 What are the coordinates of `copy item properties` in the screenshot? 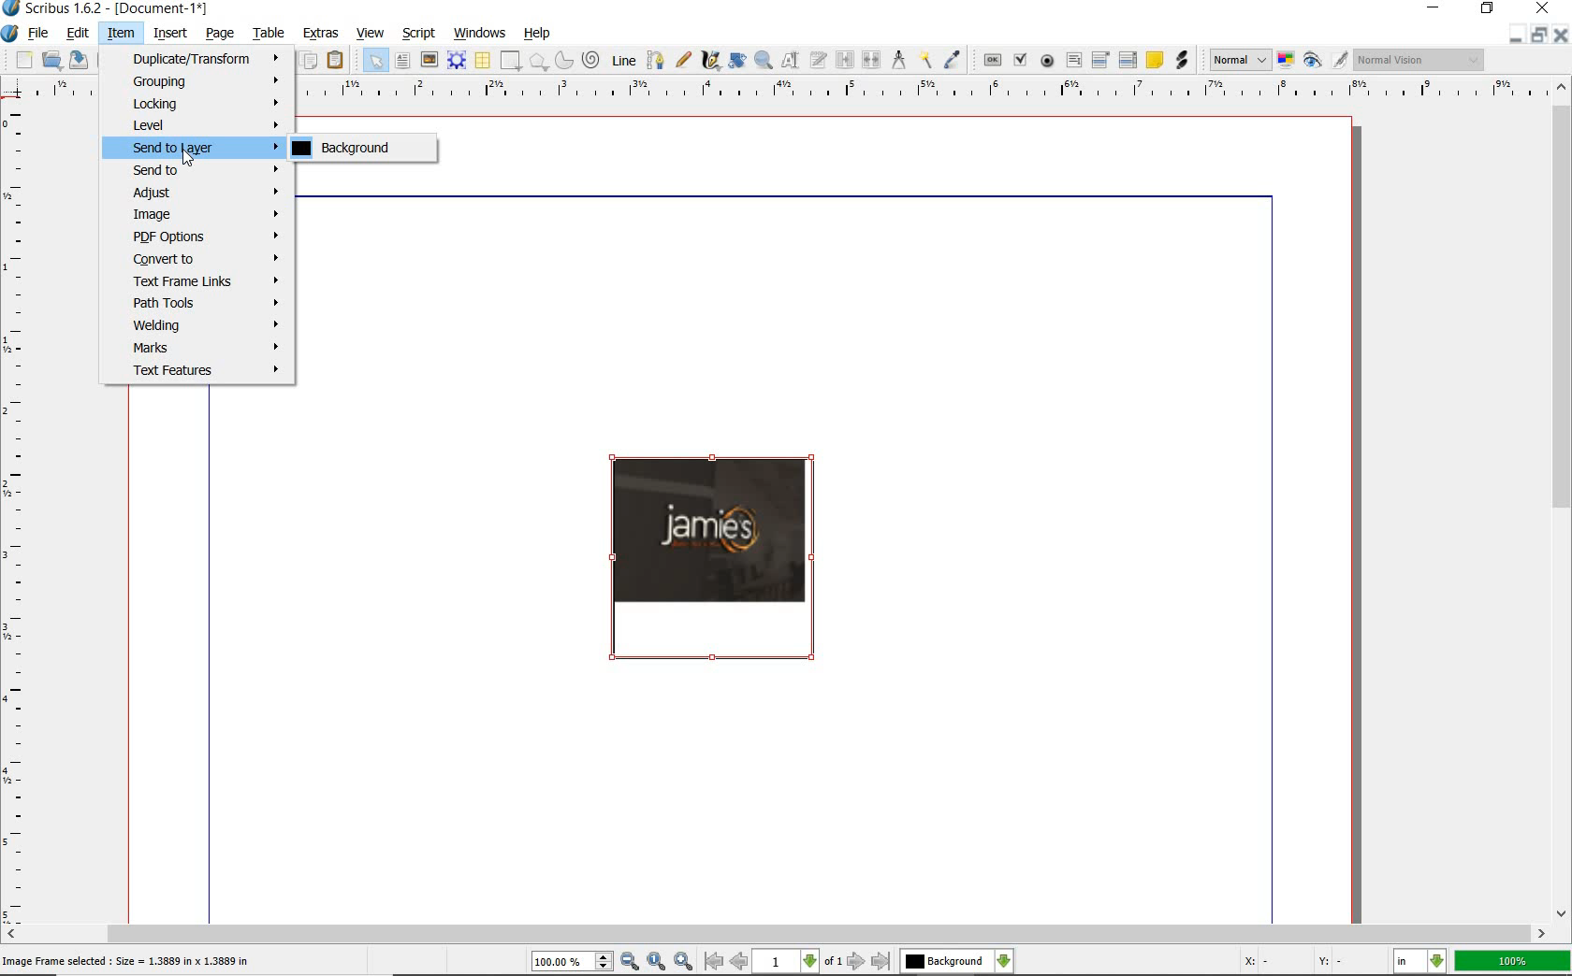 It's located at (925, 59).